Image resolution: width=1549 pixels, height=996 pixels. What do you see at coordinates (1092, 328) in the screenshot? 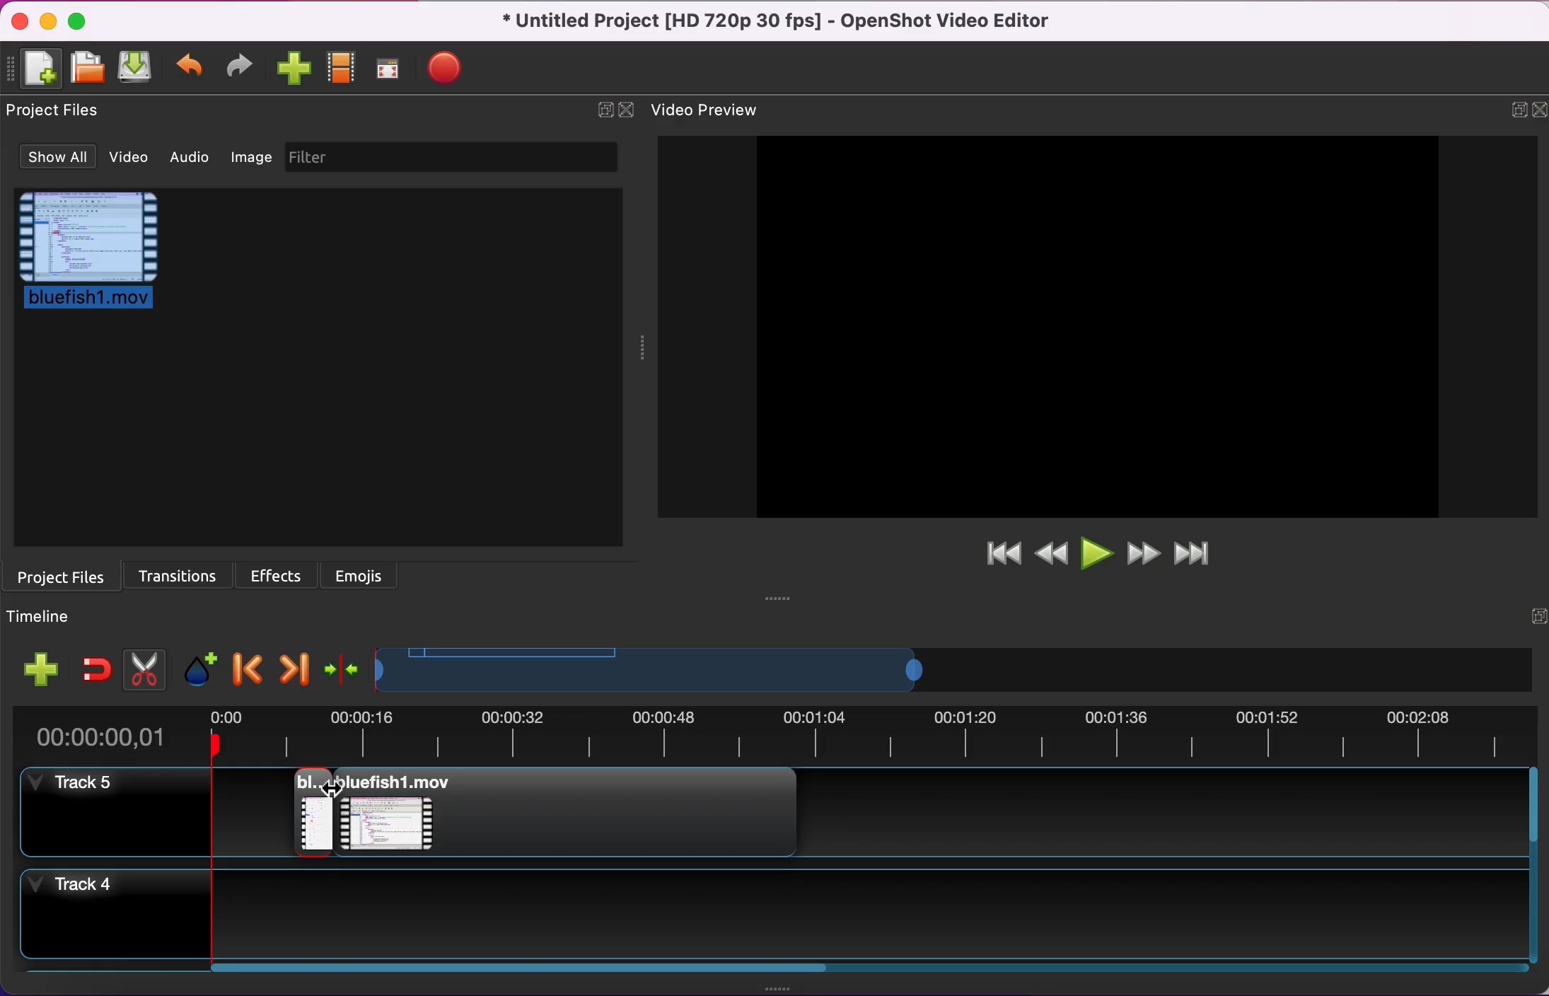
I see `video preview` at bounding box center [1092, 328].